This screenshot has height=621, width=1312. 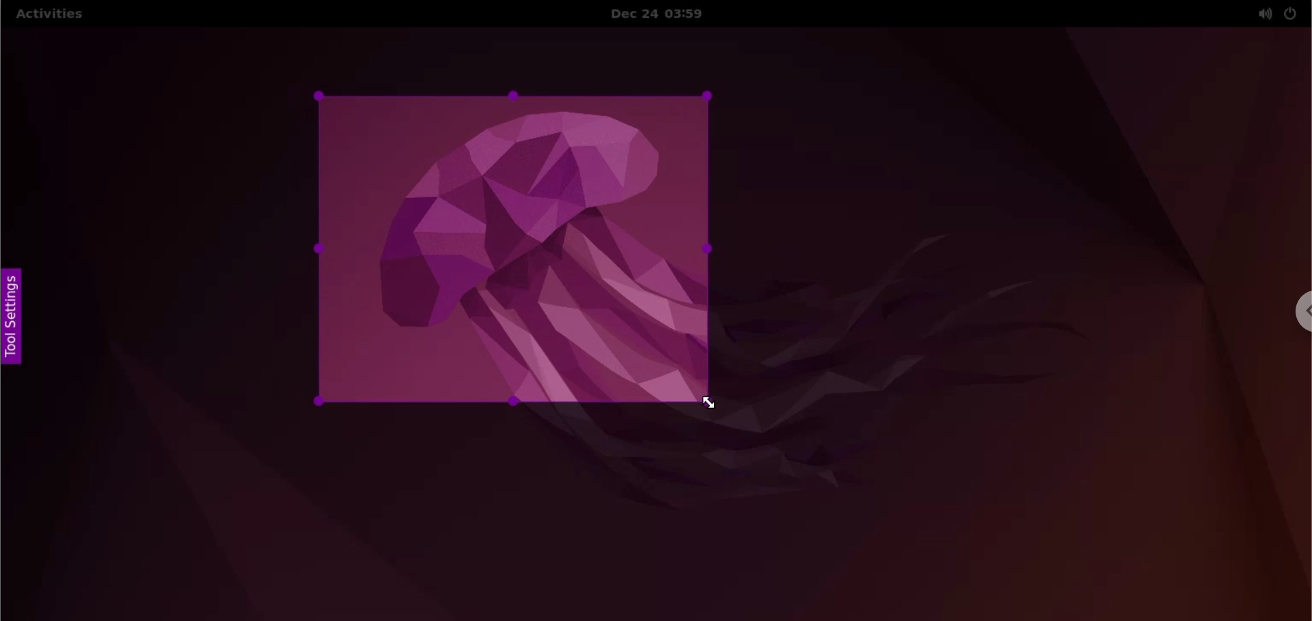 I want to click on sound options , so click(x=1262, y=14).